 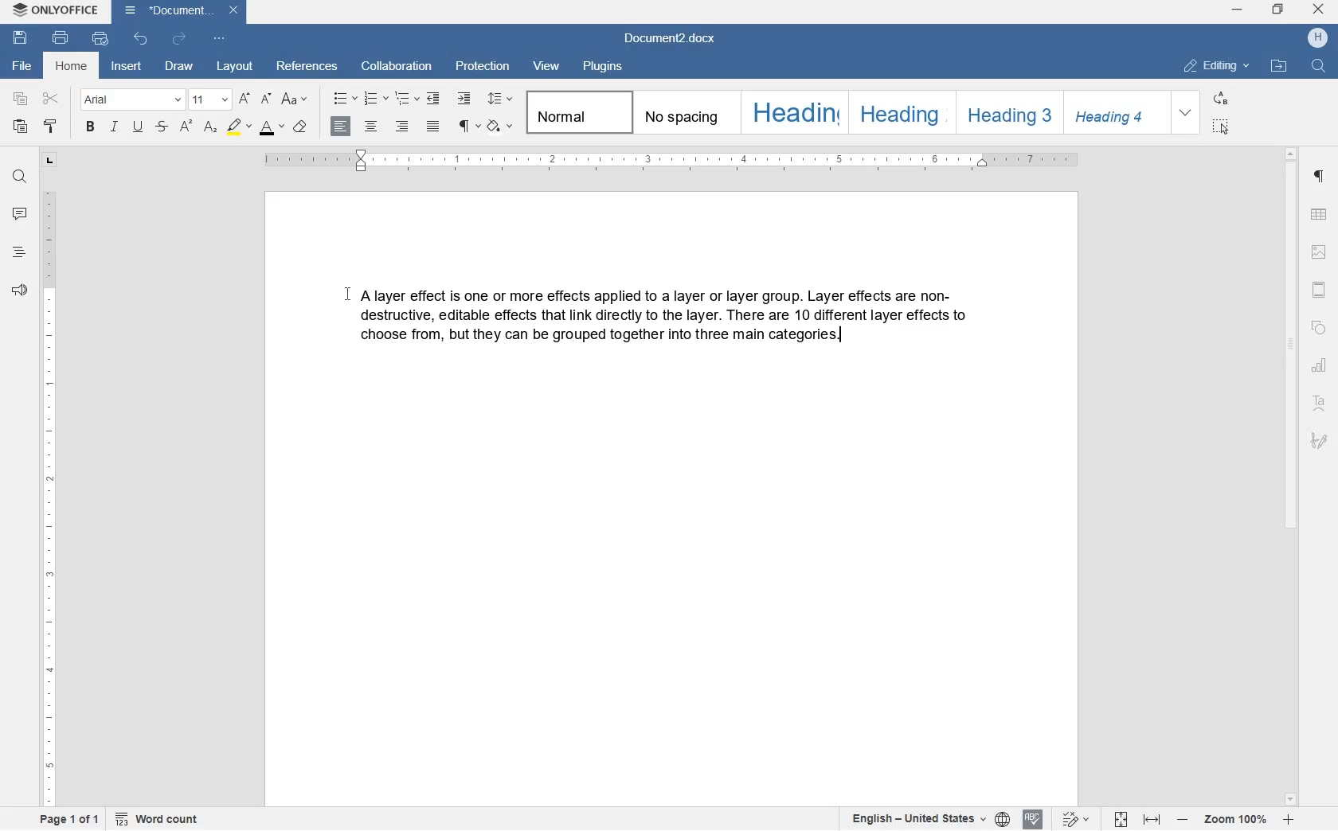 I want to click on collaboration, so click(x=397, y=68).